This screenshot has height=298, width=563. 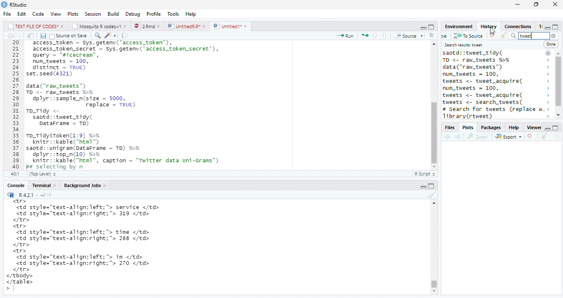 I want to click on Session, so click(x=92, y=14).